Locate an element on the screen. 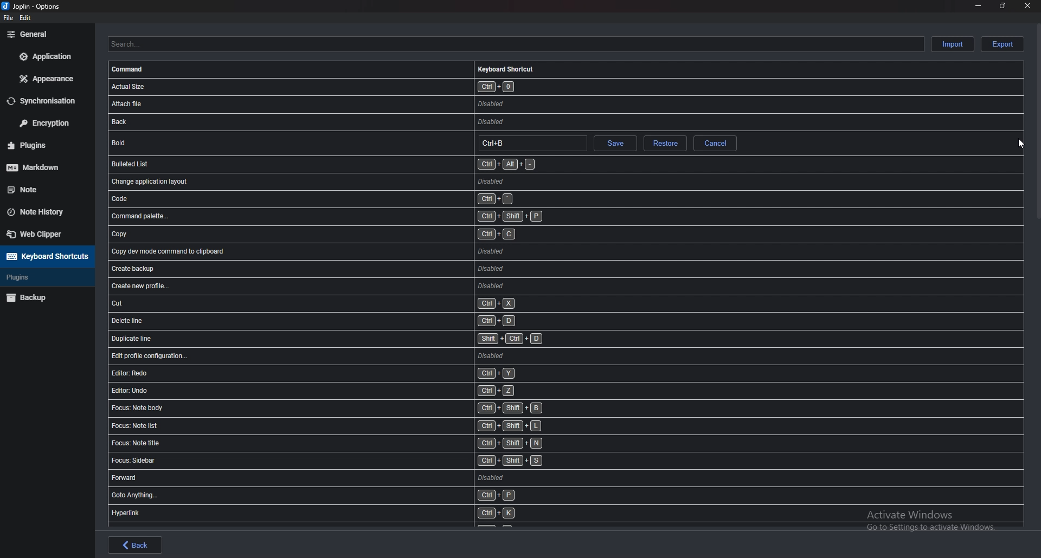 This screenshot has width=1041, height=558. Synchronization is located at coordinates (47, 101).